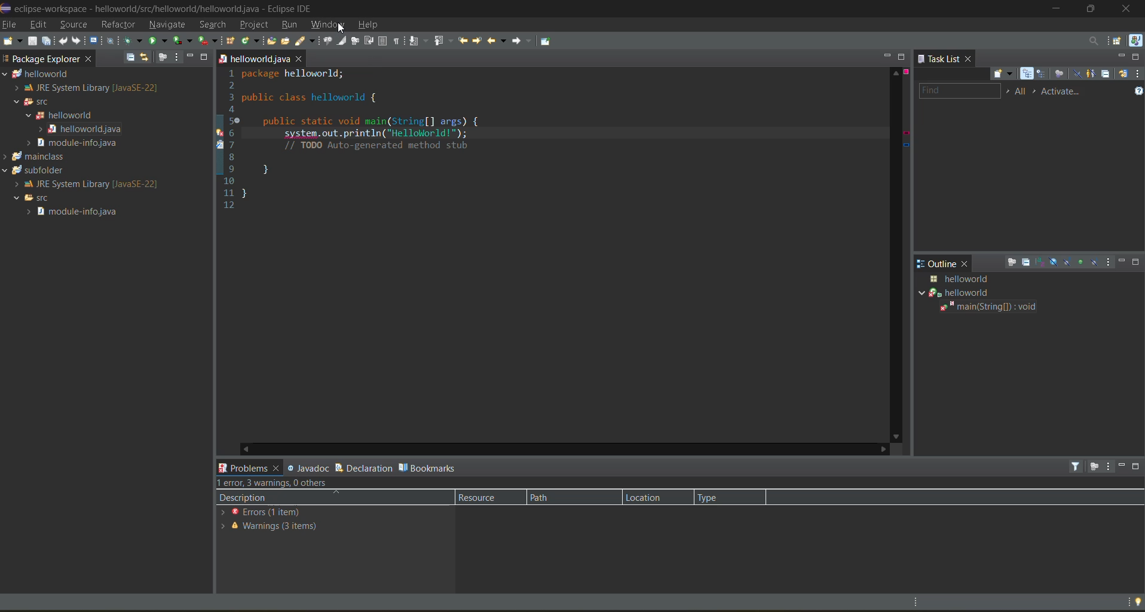  Describe the element at coordinates (546, 41) in the screenshot. I see `pin editor` at that location.